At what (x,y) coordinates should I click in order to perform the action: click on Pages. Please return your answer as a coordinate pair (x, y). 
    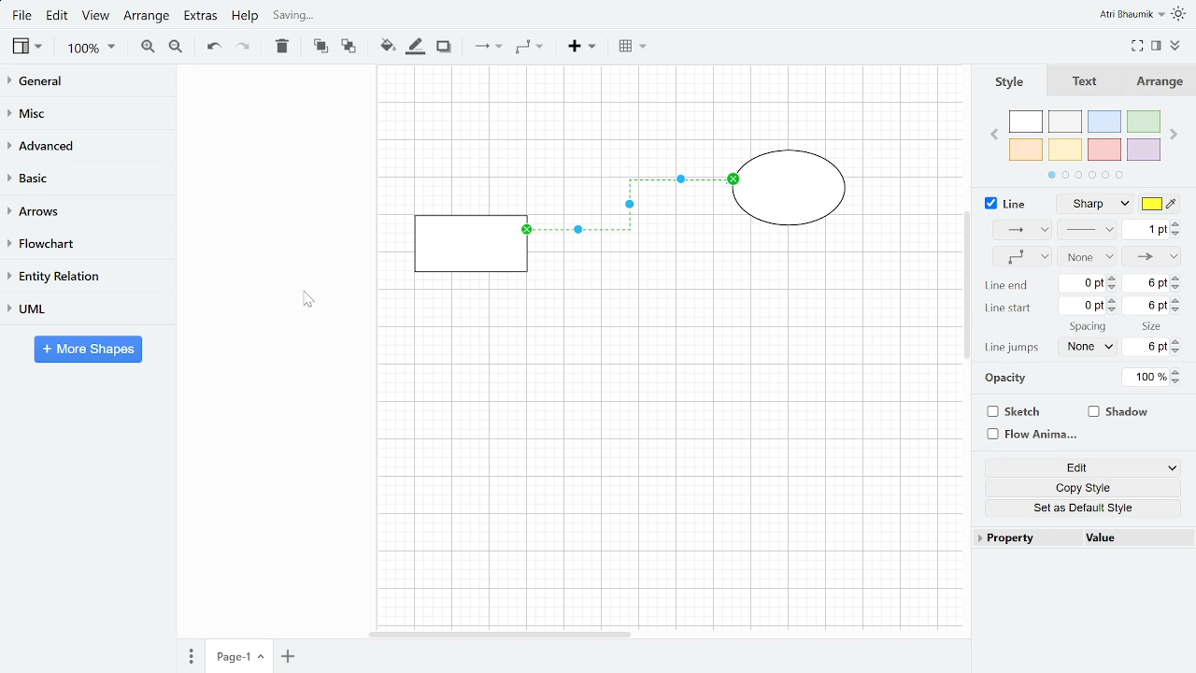
    Looking at the image, I should click on (190, 656).